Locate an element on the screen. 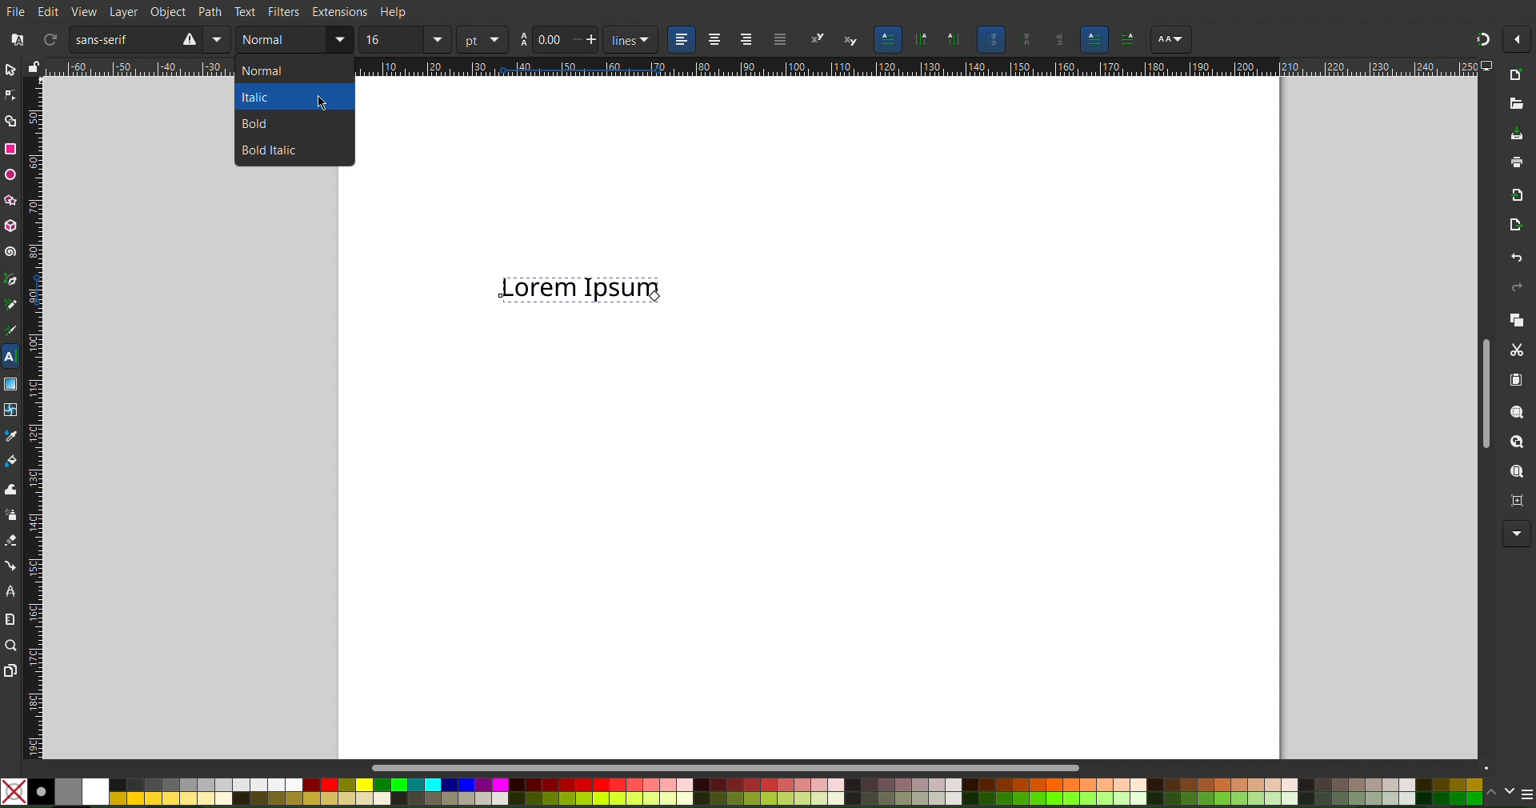 This screenshot has width=1536, height=808. Eraser Tool is located at coordinates (11, 540).